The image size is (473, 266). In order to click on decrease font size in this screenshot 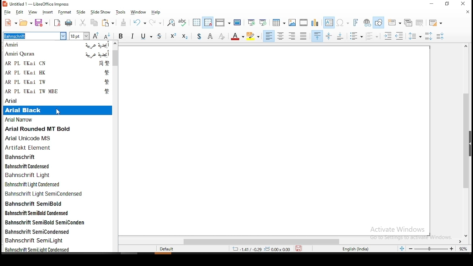, I will do `click(106, 36)`.